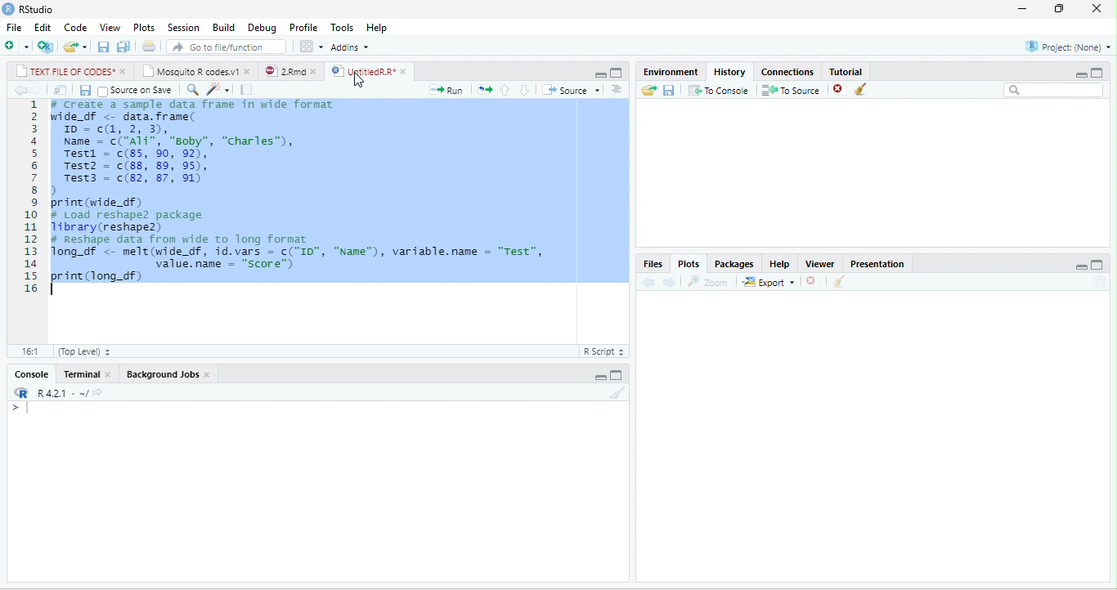  Describe the element at coordinates (877, 264) in the screenshot. I see `Presentation` at that location.